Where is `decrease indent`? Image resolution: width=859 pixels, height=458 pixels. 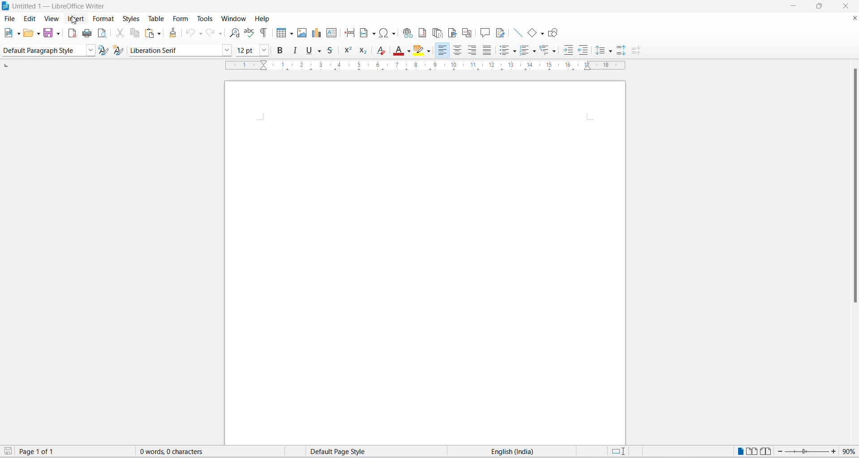
decrease indent is located at coordinates (584, 50).